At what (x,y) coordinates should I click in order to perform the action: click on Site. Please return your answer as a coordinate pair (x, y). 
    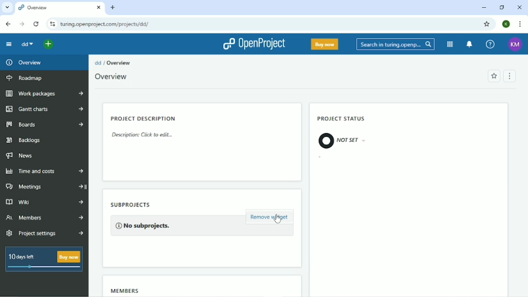
    Looking at the image, I should click on (104, 24).